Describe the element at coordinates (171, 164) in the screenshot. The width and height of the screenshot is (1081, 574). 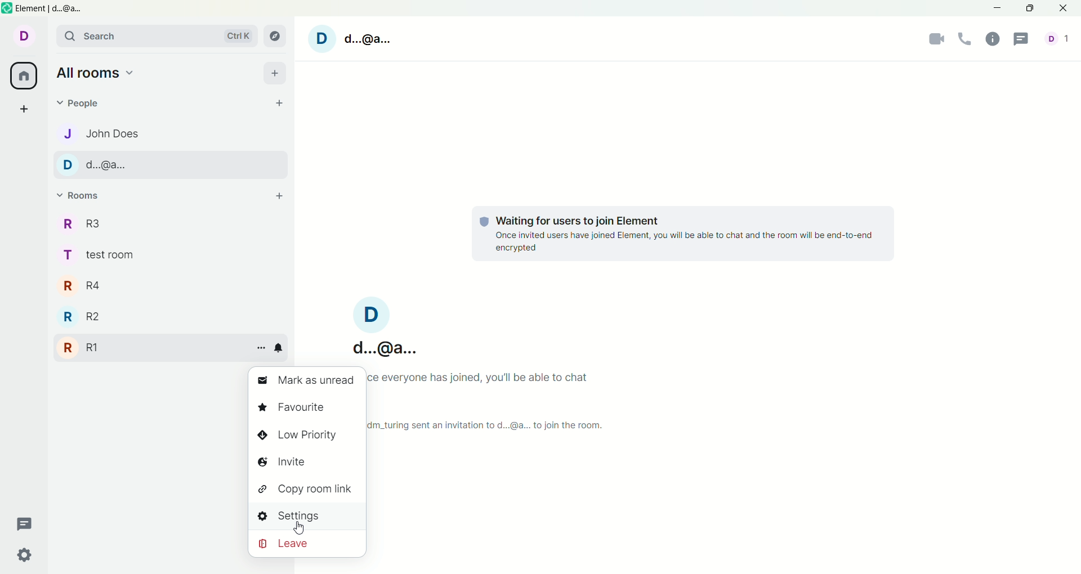
I see `d d..@a` at that location.